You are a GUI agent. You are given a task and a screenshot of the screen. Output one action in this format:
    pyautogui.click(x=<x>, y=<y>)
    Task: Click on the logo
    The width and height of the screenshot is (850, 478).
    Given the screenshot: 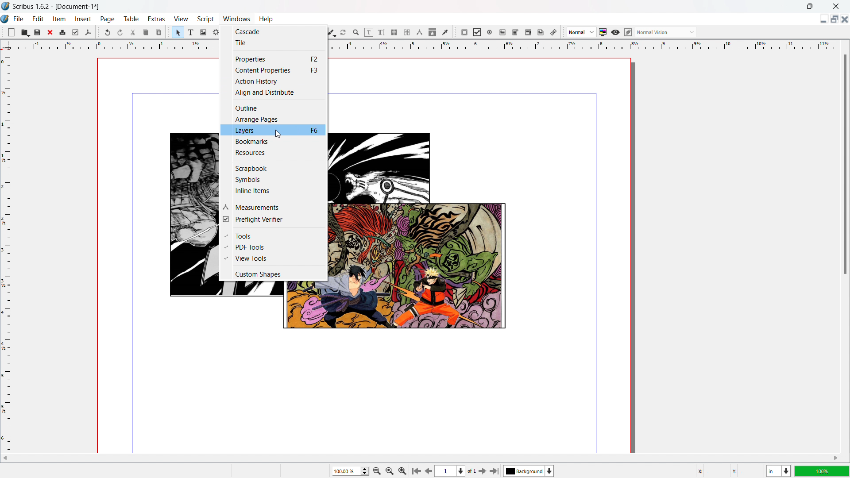 What is the action you would take?
    pyautogui.click(x=5, y=18)
    